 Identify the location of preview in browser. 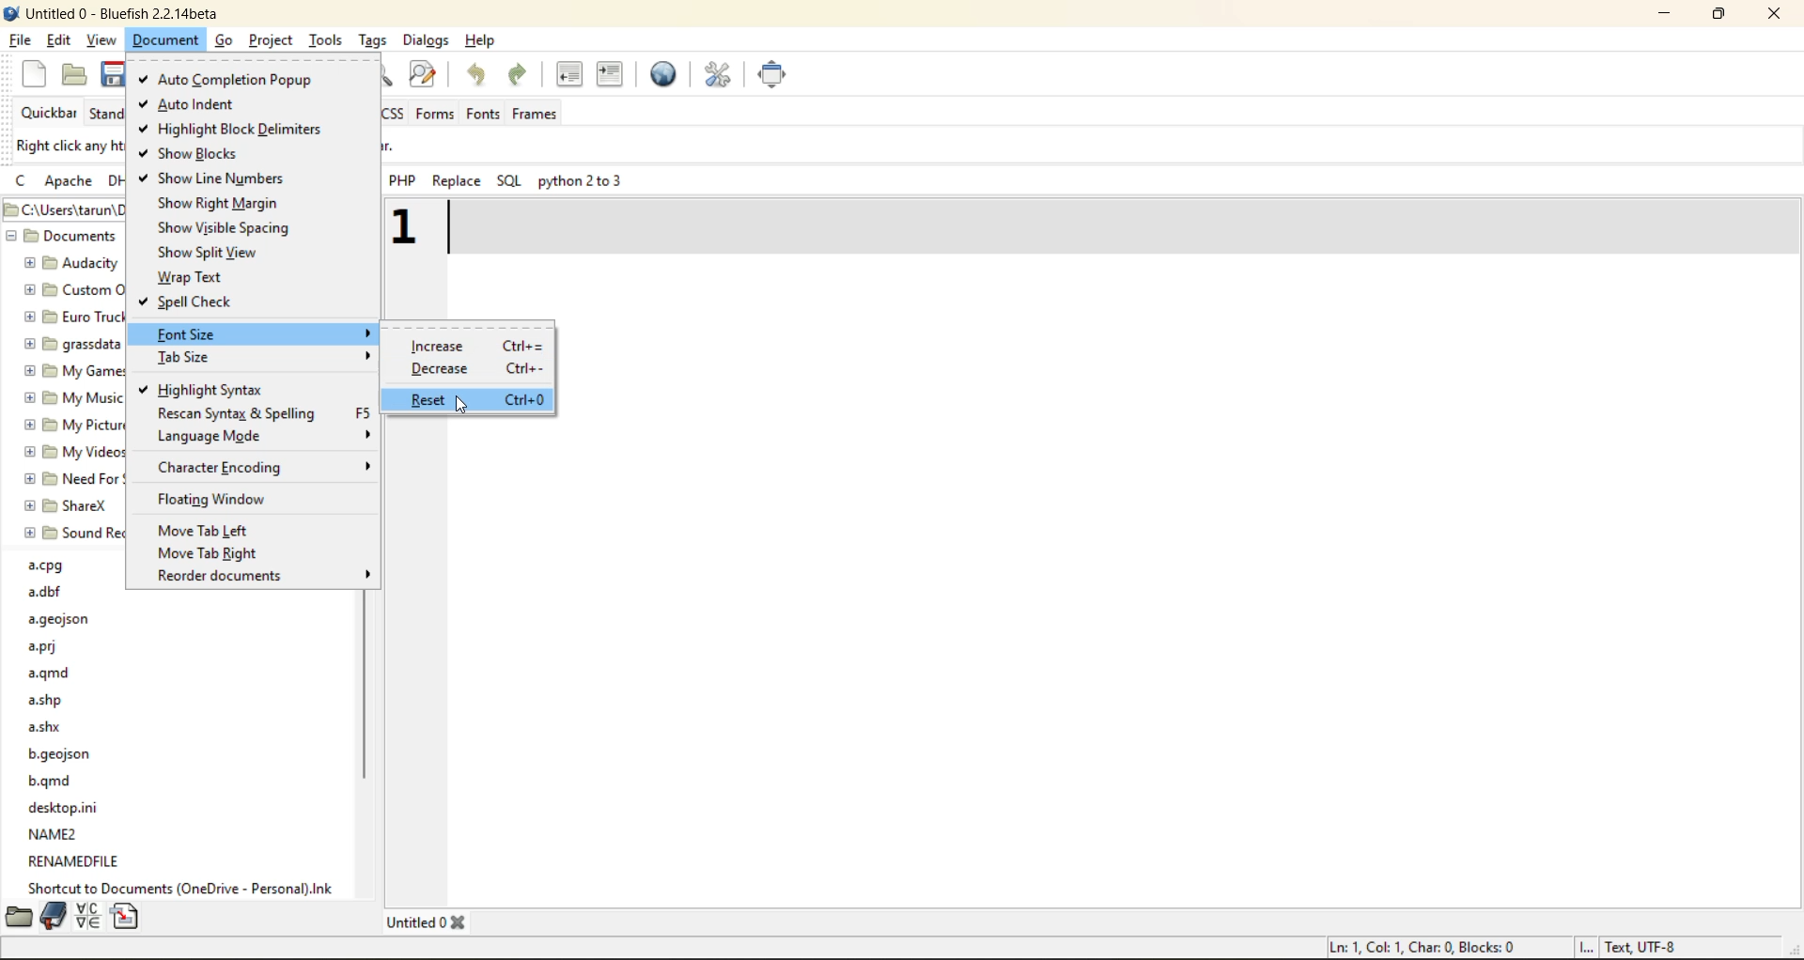
(666, 75).